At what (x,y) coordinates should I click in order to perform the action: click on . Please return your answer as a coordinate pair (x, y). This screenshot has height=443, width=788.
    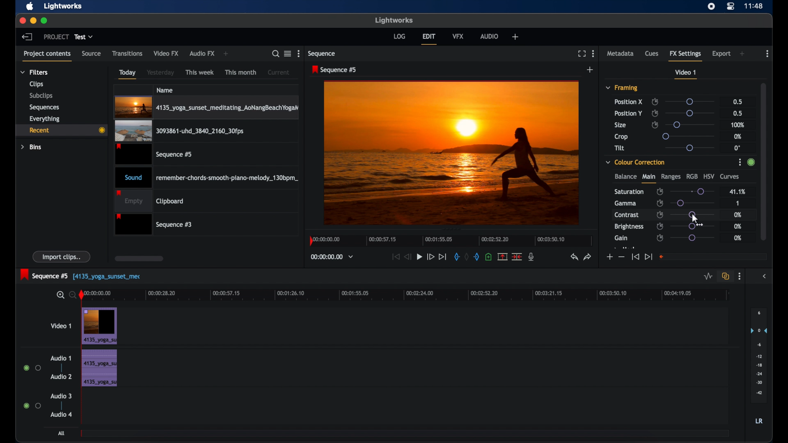
    Looking at the image, I should click on (649, 178).